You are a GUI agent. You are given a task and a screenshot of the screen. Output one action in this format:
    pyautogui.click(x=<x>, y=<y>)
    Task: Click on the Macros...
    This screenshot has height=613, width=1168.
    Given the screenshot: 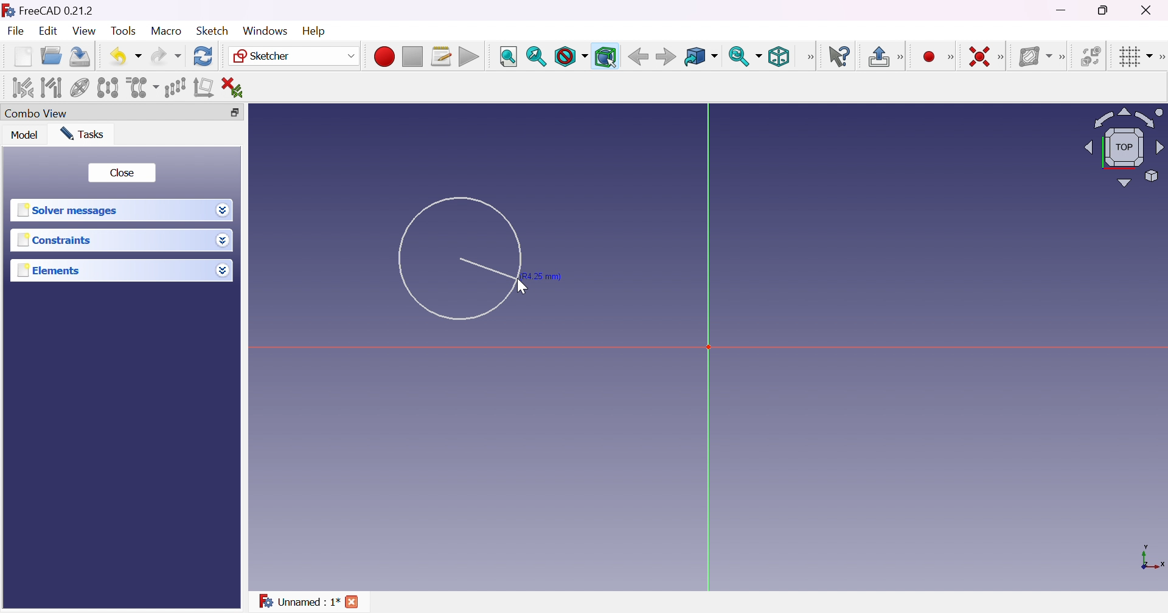 What is the action you would take?
    pyautogui.click(x=442, y=56)
    